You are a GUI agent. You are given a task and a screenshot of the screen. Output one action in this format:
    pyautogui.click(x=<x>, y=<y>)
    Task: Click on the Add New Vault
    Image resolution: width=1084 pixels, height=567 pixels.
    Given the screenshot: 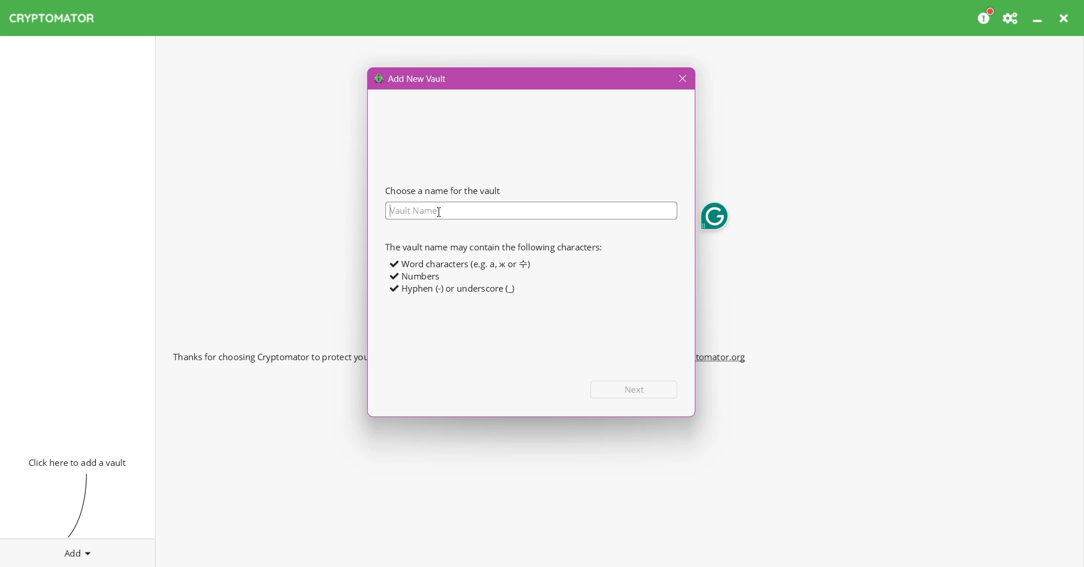 What is the action you would take?
    pyautogui.click(x=411, y=78)
    